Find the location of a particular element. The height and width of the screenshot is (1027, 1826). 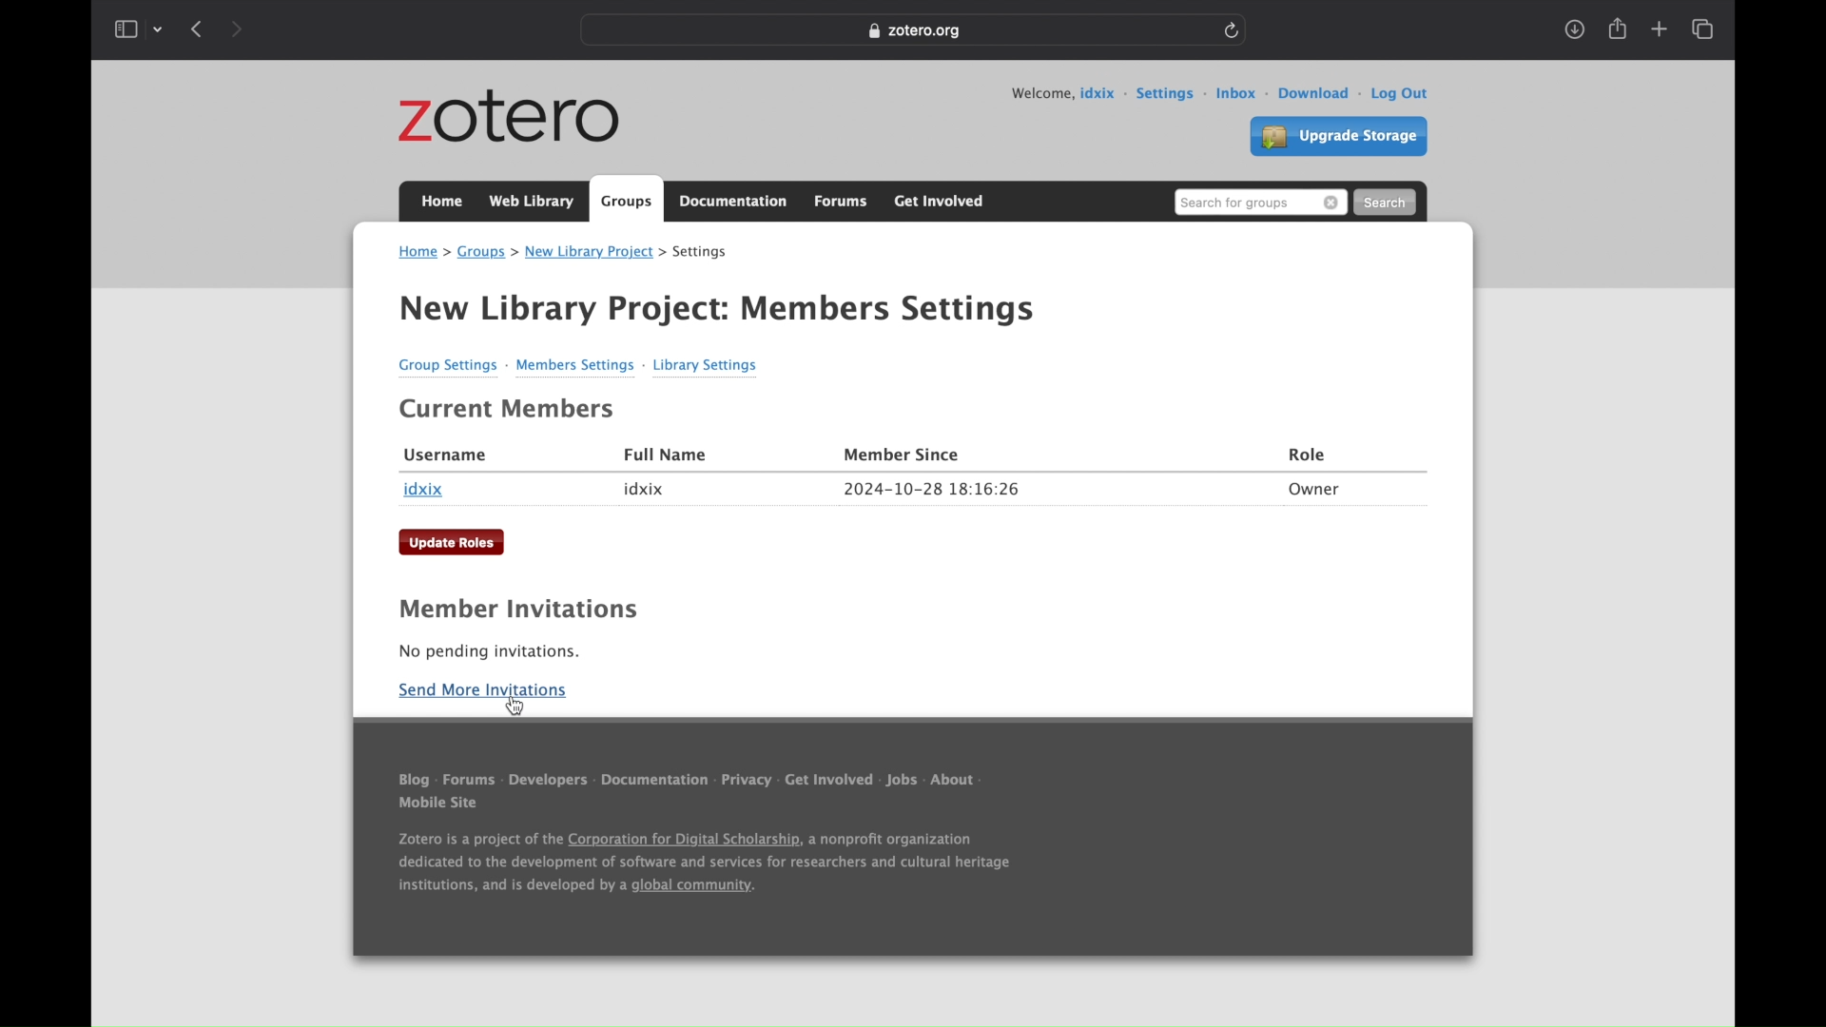

settings is located at coordinates (703, 253).